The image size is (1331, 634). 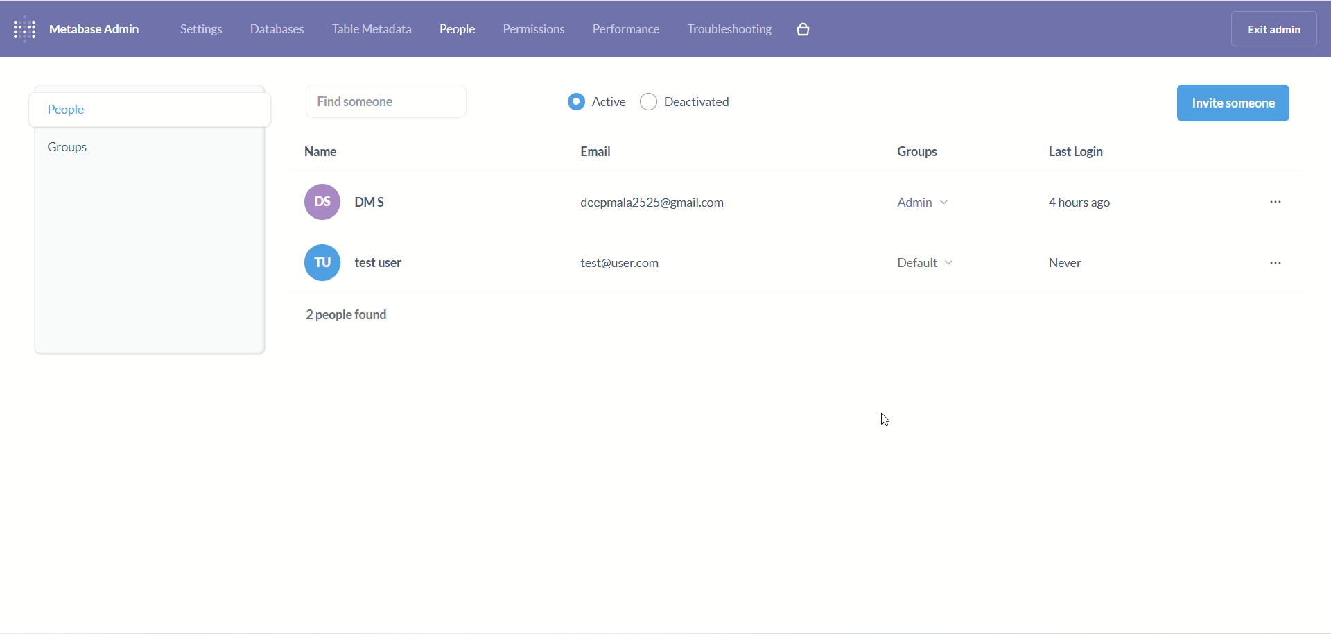 What do you see at coordinates (729, 29) in the screenshot?
I see `troubleshooting` at bounding box center [729, 29].